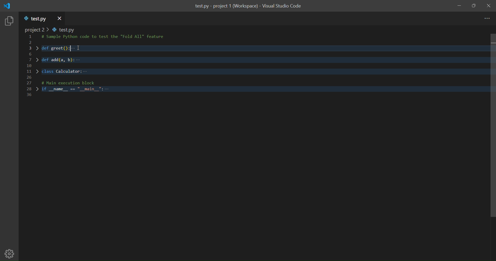 This screenshot has height=261, width=496. What do you see at coordinates (259, 78) in the screenshot?
I see `code` at bounding box center [259, 78].